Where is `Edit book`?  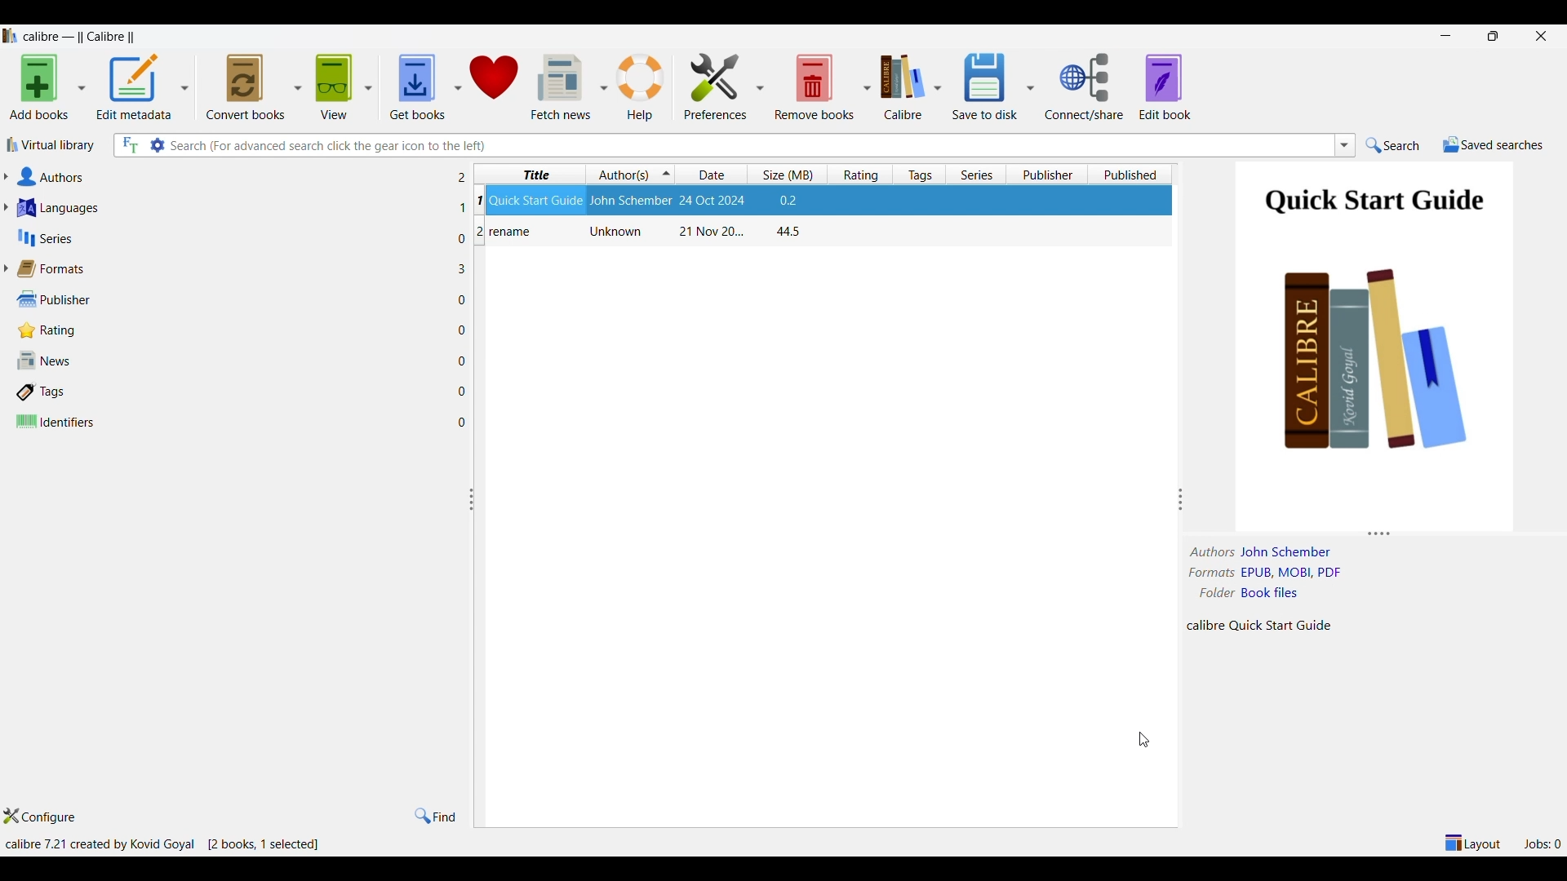 Edit book is located at coordinates (1165, 87).